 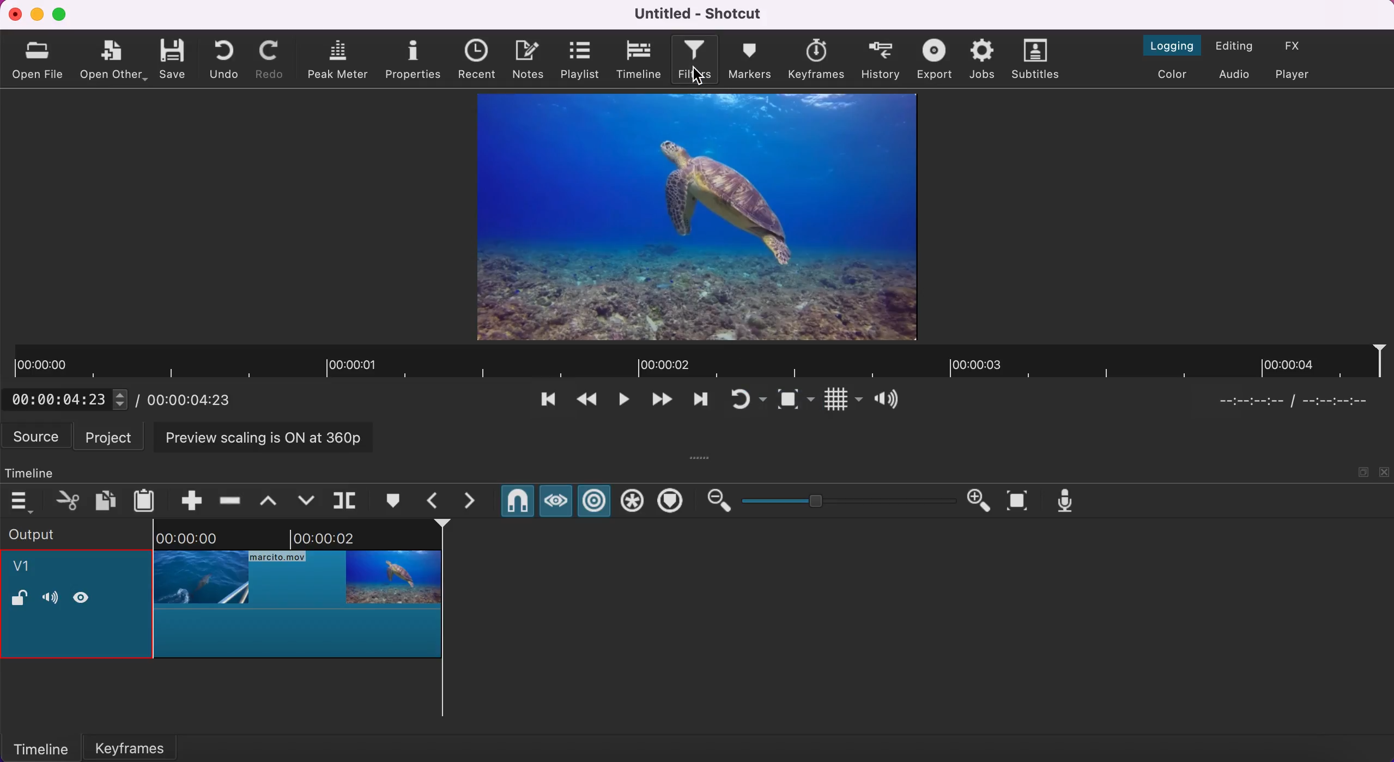 What do you see at coordinates (19, 600) in the screenshot?
I see `lock` at bounding box center [19, 600].